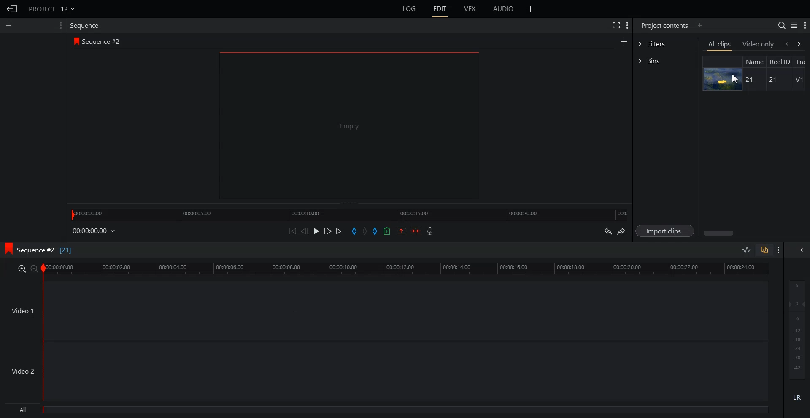  I want to click on Move Forward, so click(340, 231).